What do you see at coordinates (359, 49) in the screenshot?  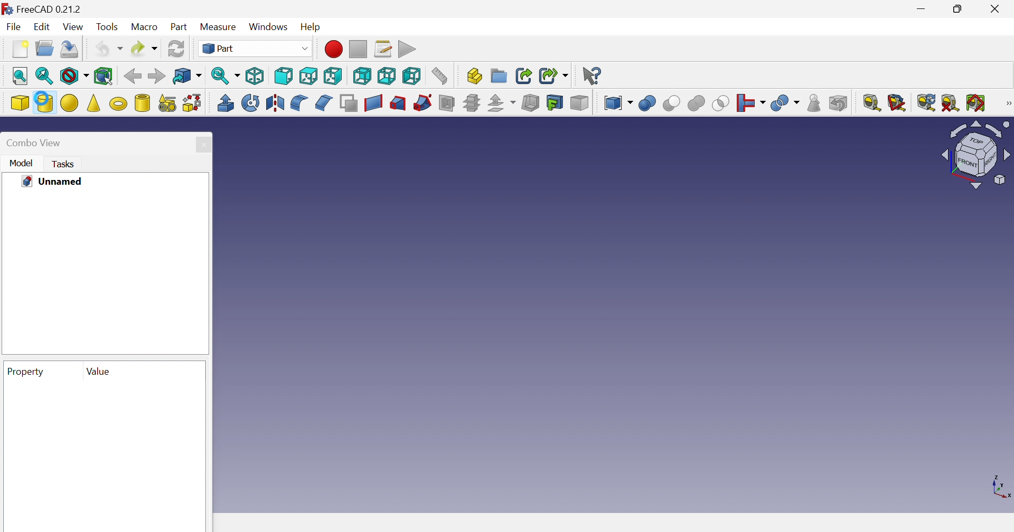 I see `Stop macro recording` at bounding box center [359, 49].